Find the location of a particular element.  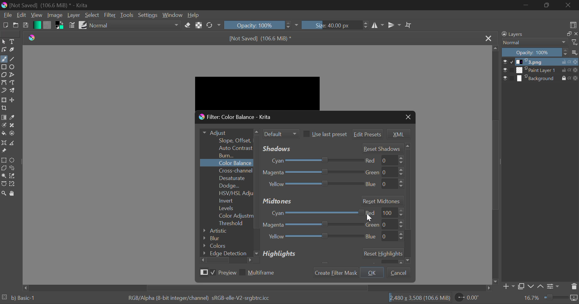

2480 x 3,508 (106.6 MiB) is located at coordinates (417, 299).